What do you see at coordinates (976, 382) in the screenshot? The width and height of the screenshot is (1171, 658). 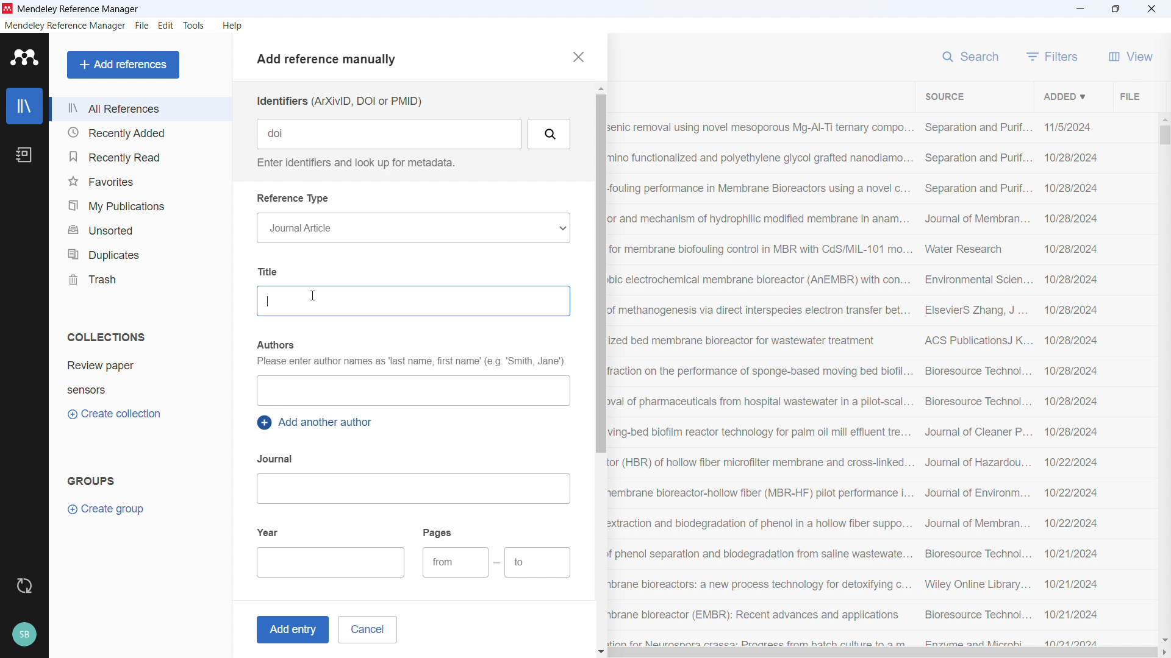 I see `Source of individual entries ` at bounding box center [976, 382].